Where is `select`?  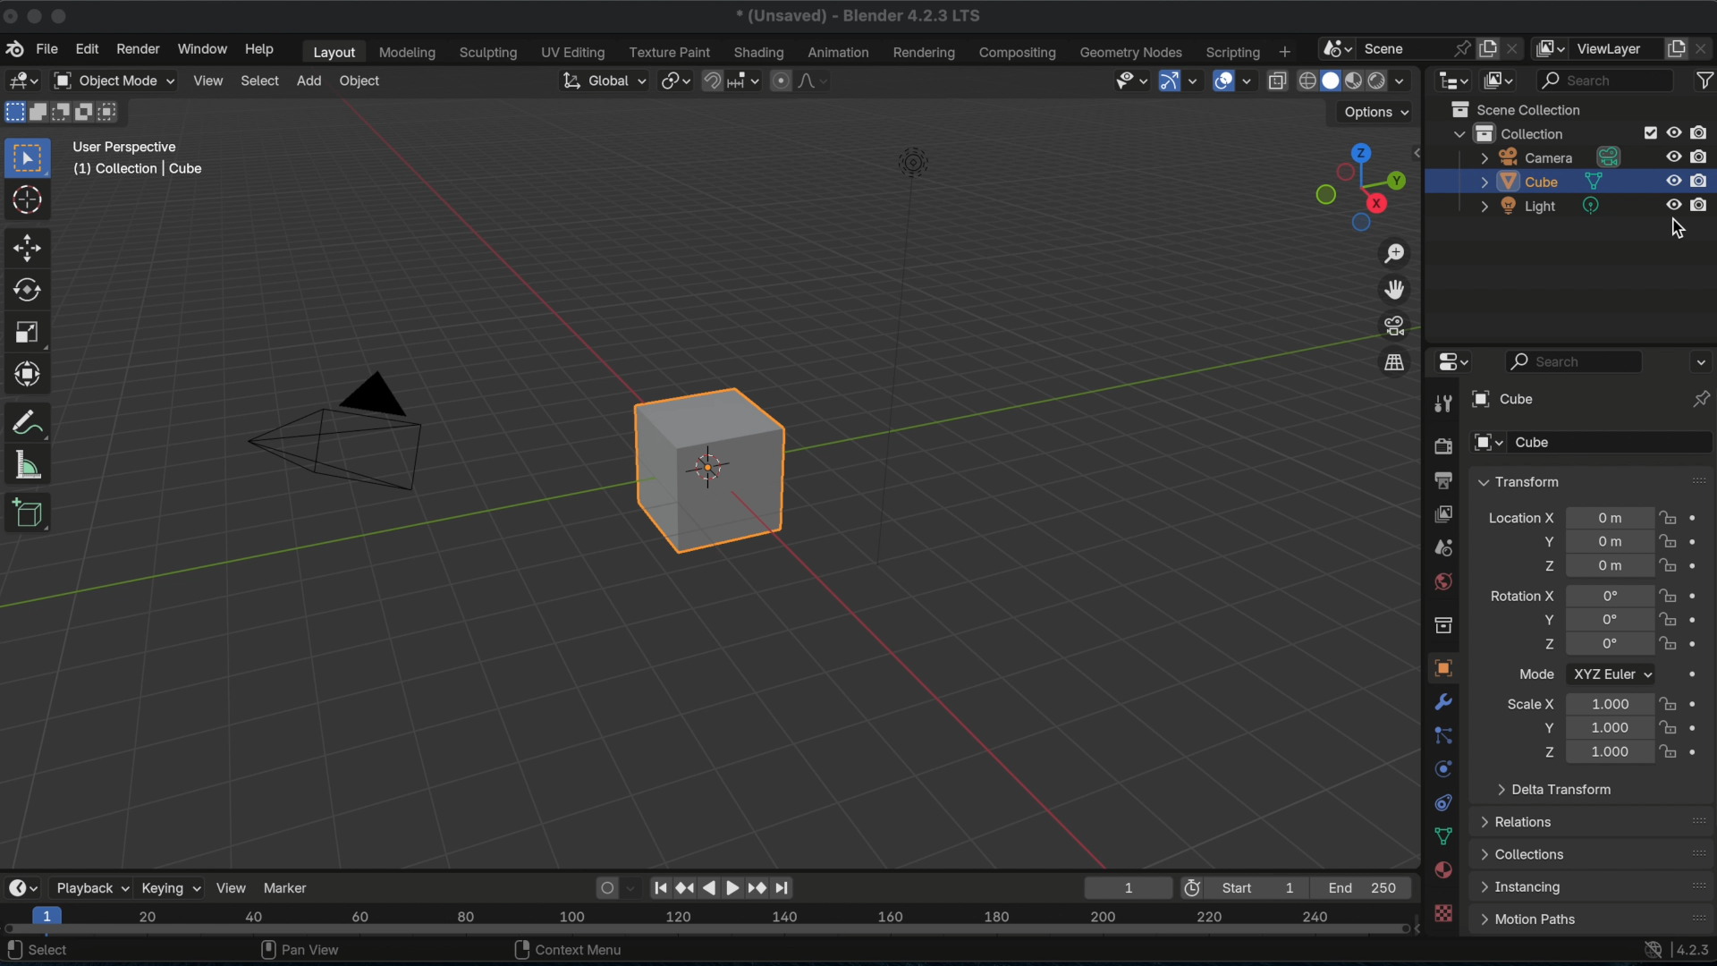
select is located at coordinates (260, 80).